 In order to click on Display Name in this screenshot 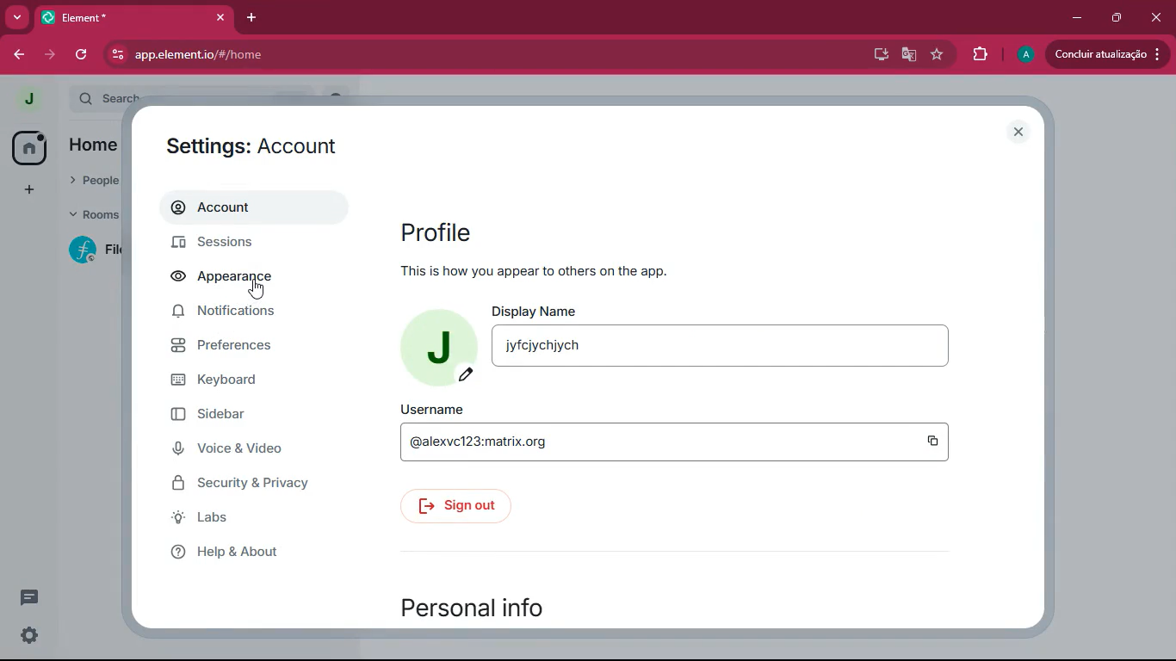, I will do `click(538, 311)`.